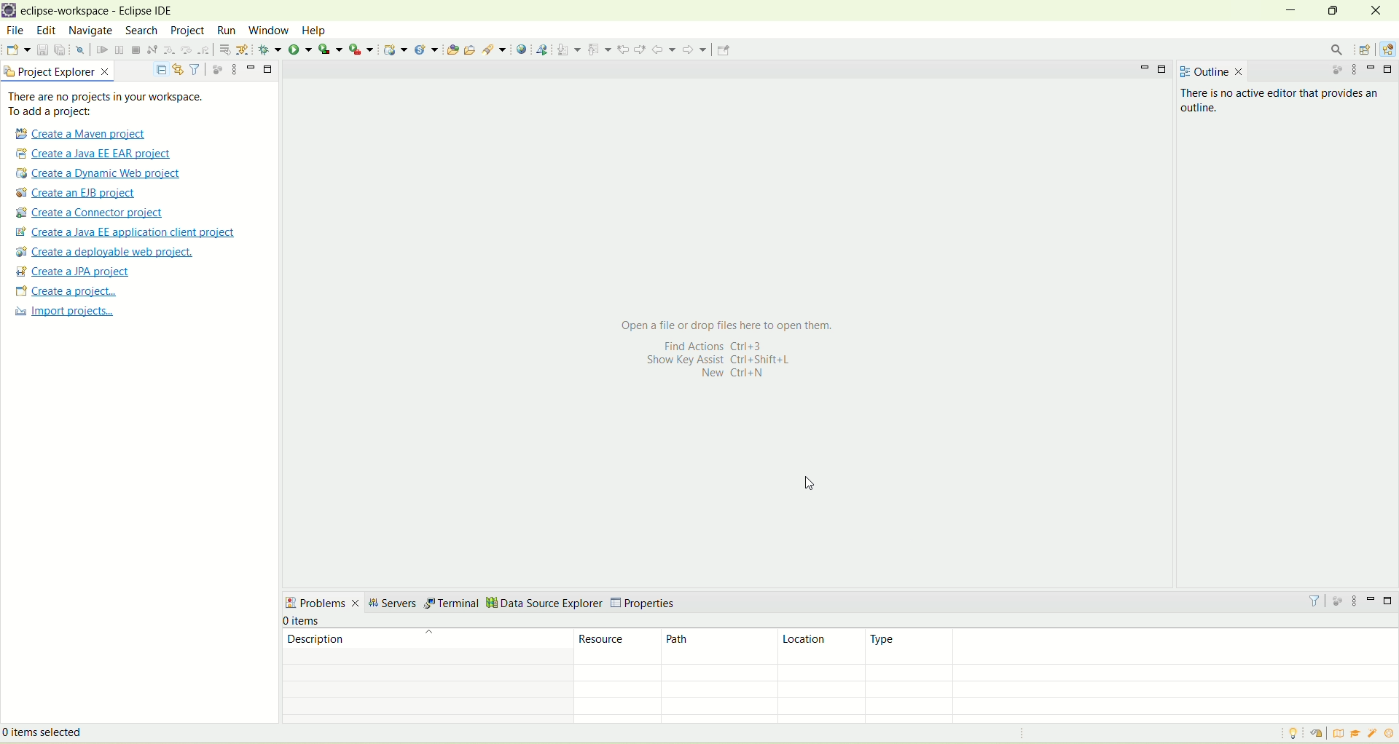 Image resolution: width=1399 pixels, height=744 pixels. What do you see at coordinates (482, 50) in the screenshot?
I see `create a new java servlet` at bounding box center [482, 50].